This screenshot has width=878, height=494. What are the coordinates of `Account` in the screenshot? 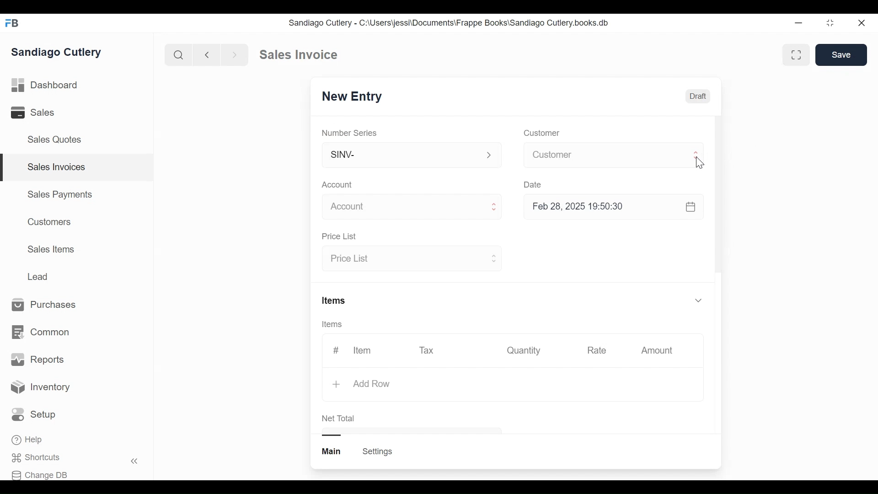 It's located at (337, 184).